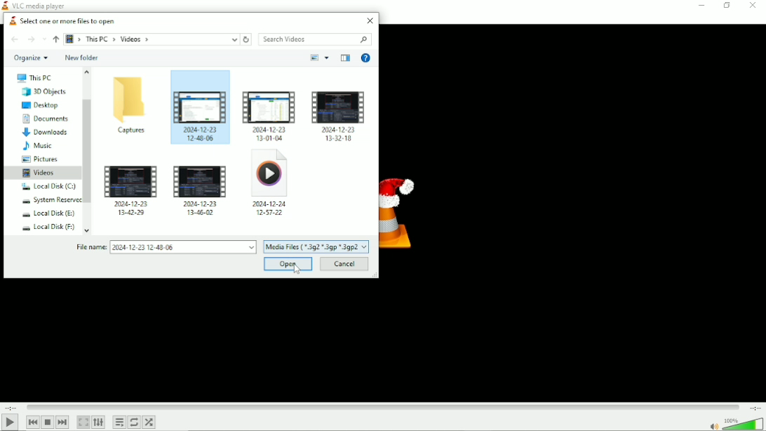 The height and width of the screenshot is (431, 766). I want to click on video, so click(198, 114).